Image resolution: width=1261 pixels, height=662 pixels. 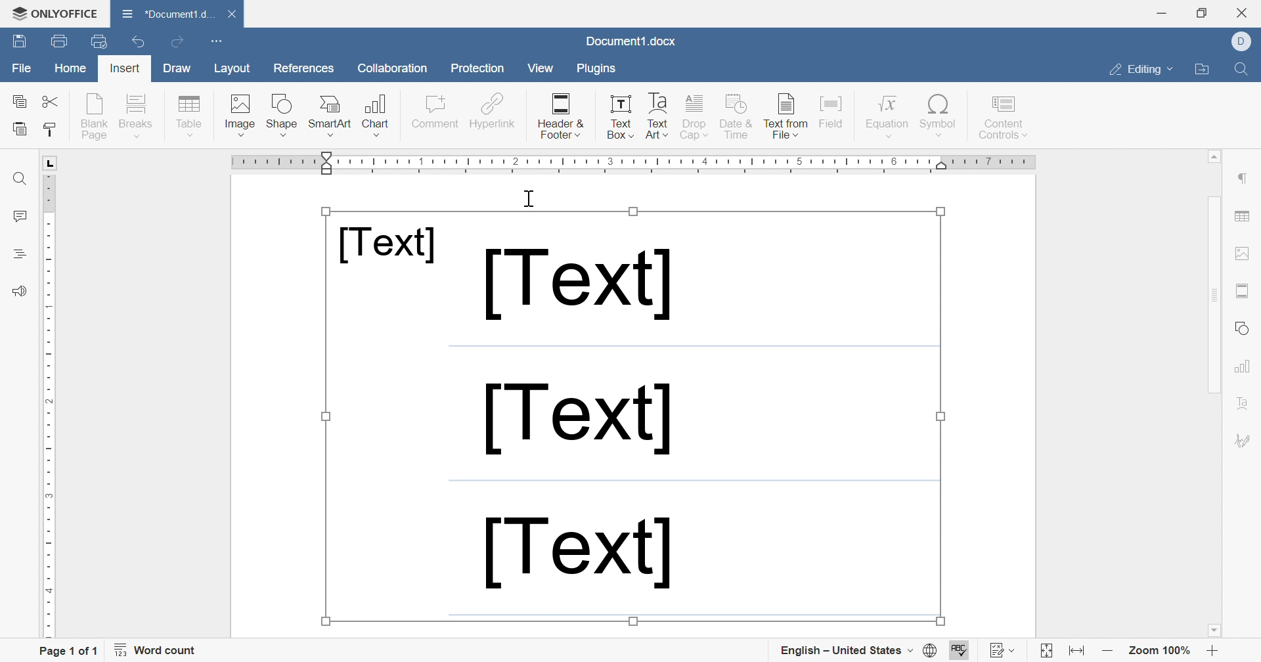 What do you see at coordinates (1006, 118) in the screenshot?
I see `Content controls` at bounding box center [1006, 118].